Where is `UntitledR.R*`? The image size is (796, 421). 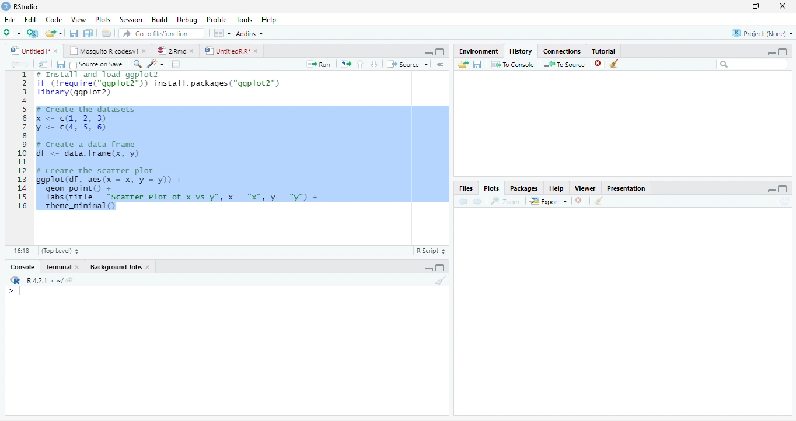 UntitledR.R* is located at coordinates (226, 51).